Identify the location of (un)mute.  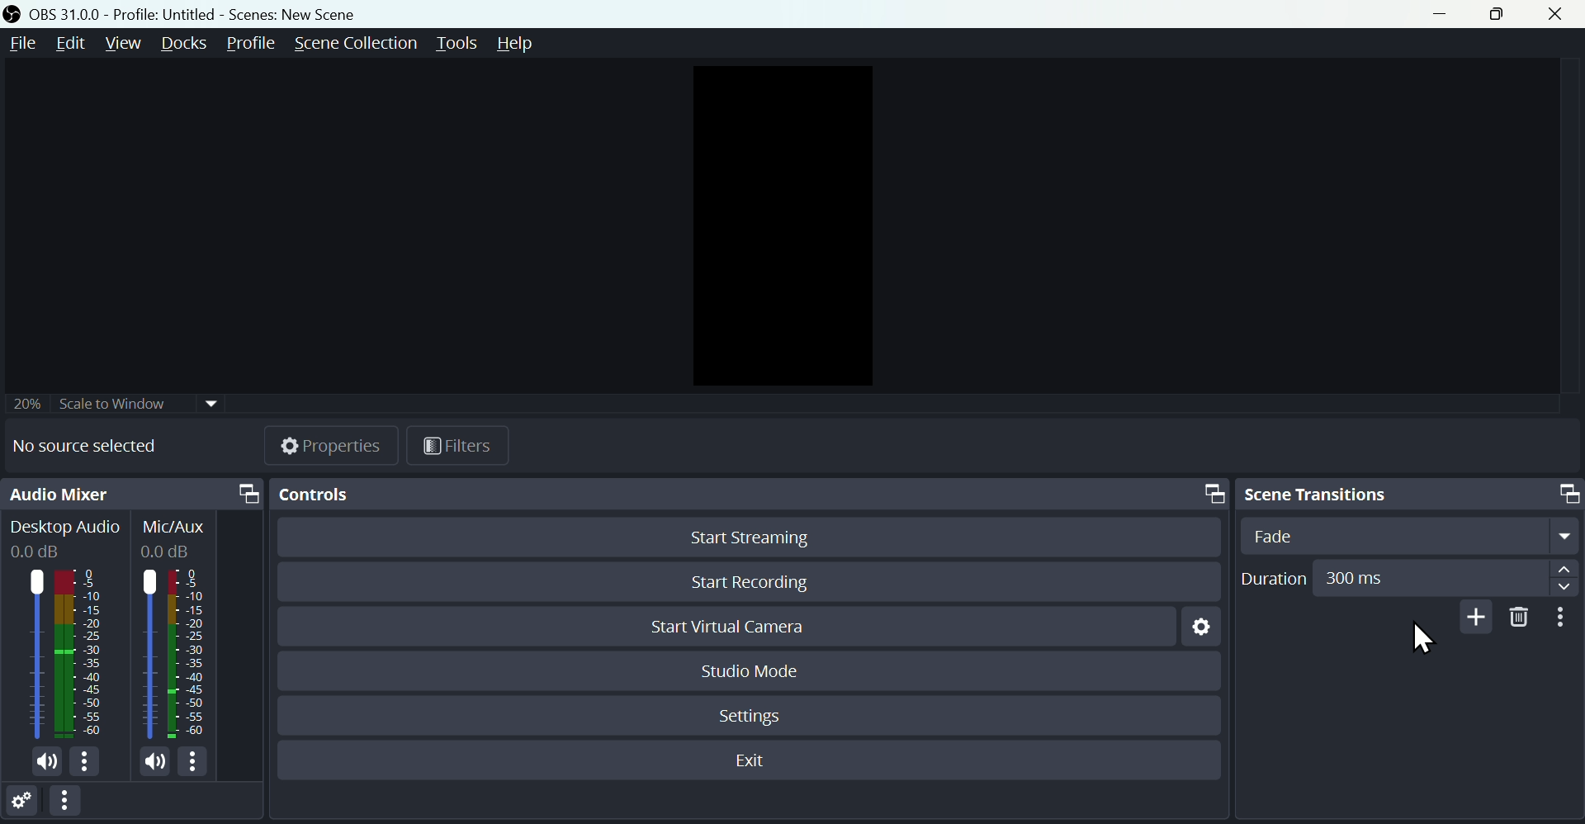
(155, 763).